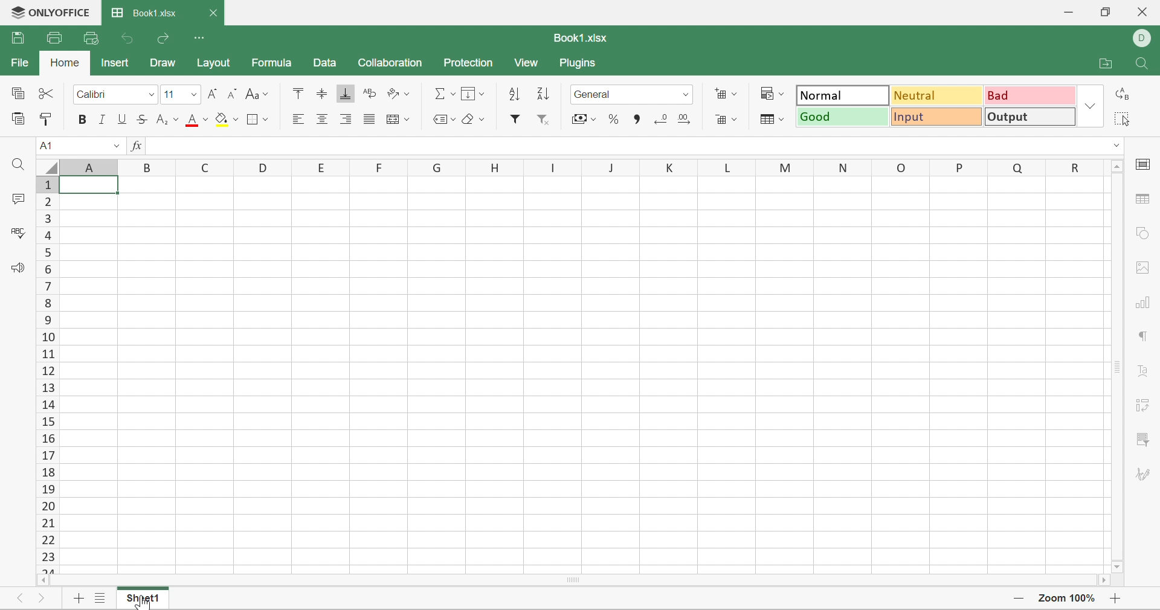 The height and width of the screenshot is (610, 1160). Describe the element at coordinates (1117, 568) in the screenshot. I see `Scroll down` at that location.